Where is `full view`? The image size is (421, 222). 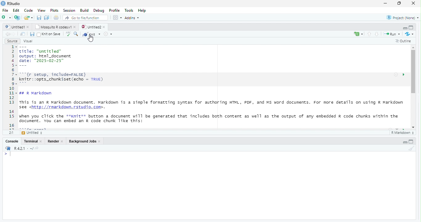 full view is located at coordinates (411, 27).